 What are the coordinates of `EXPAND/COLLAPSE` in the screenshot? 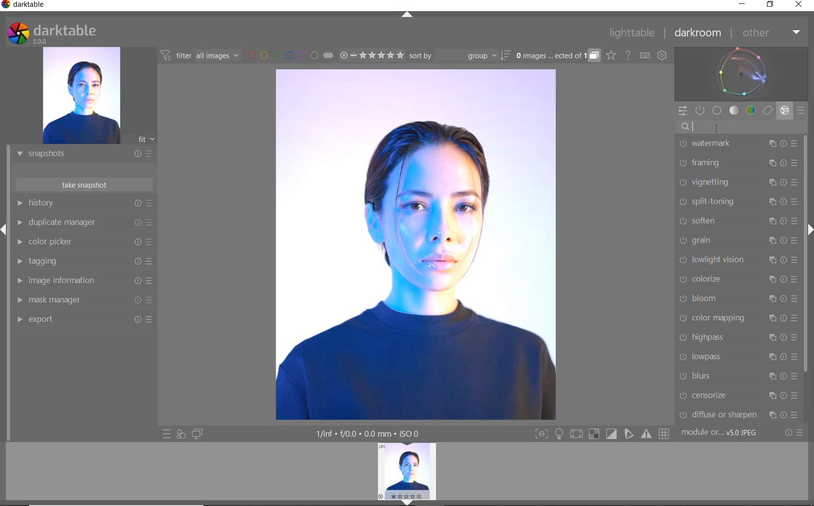 It's located at (408, 16).